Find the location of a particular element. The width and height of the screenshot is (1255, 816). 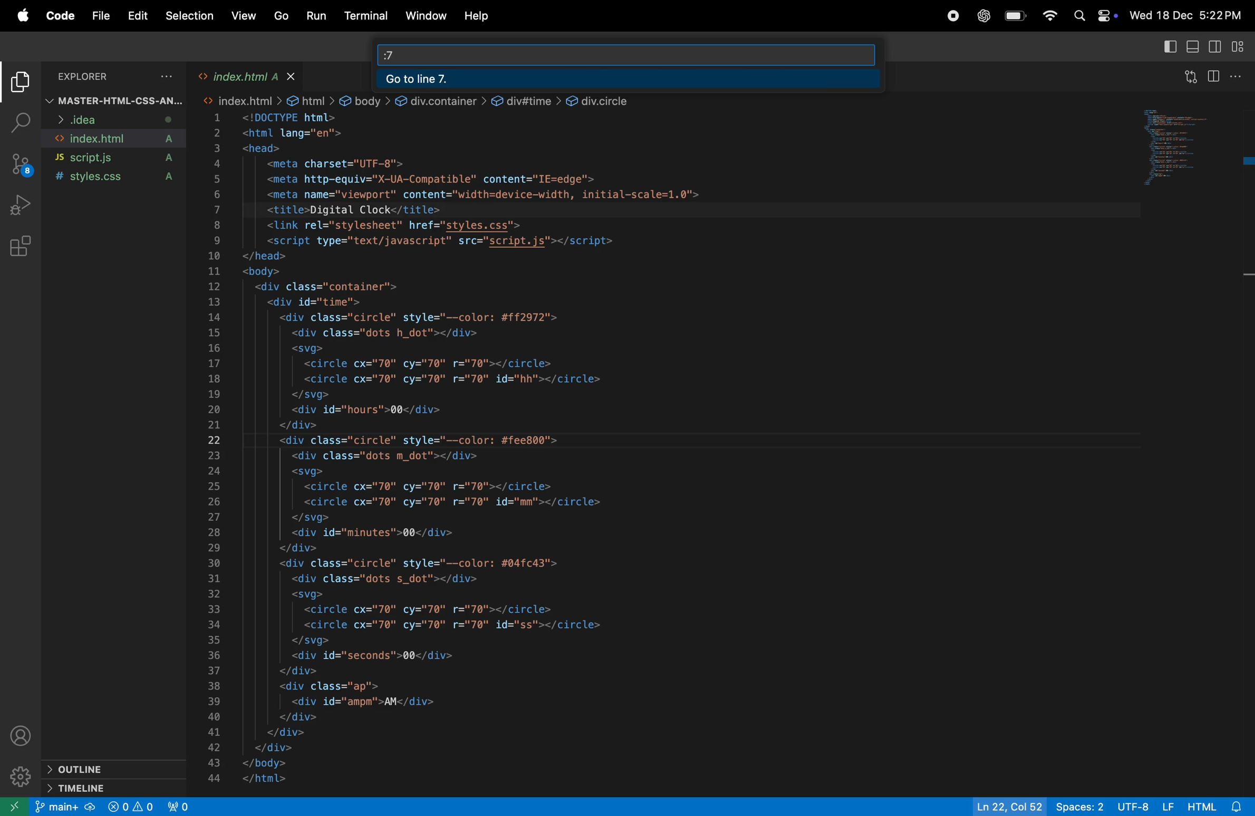

options is located at coordinates (1241, 78).